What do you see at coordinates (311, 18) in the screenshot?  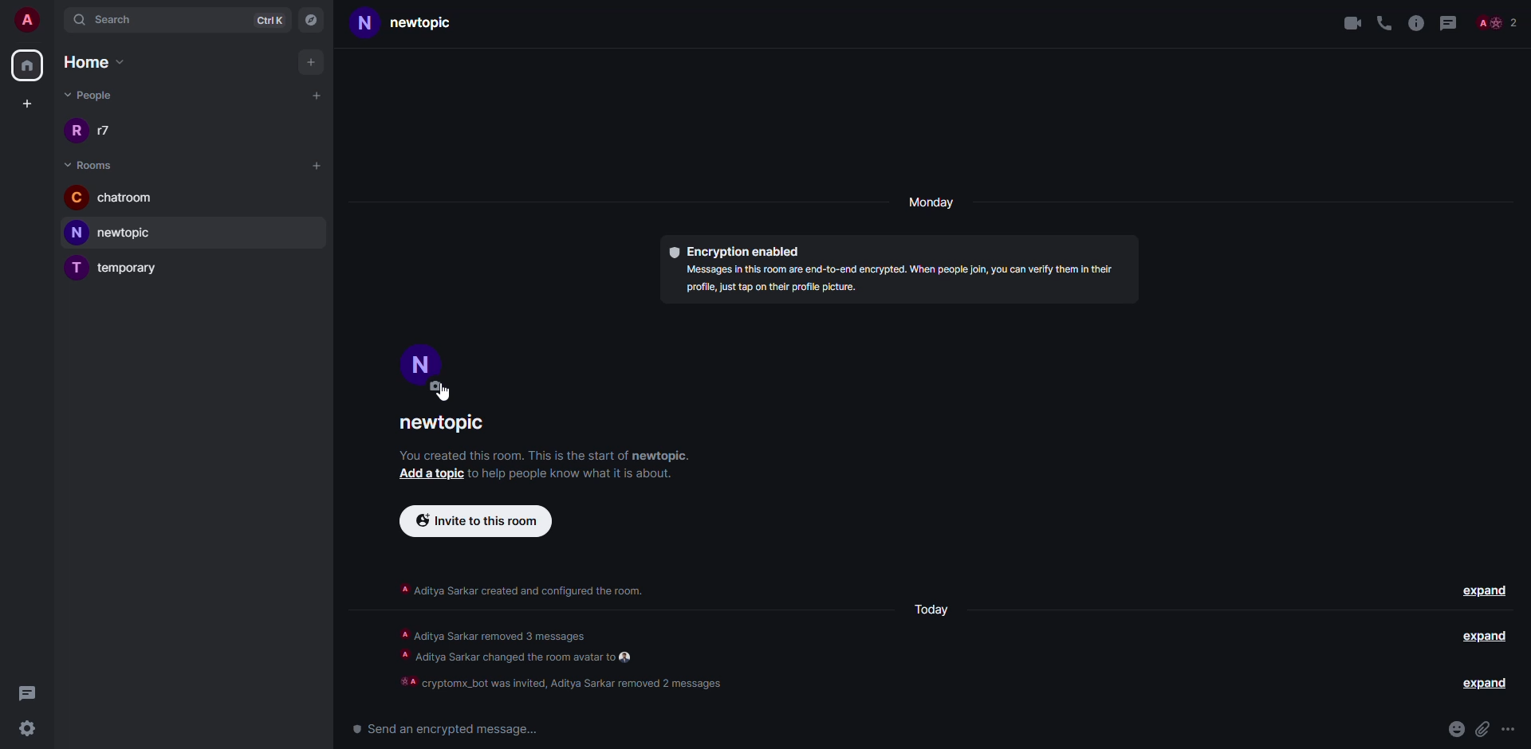 I see `navigator` at bounding box center [311, 18].